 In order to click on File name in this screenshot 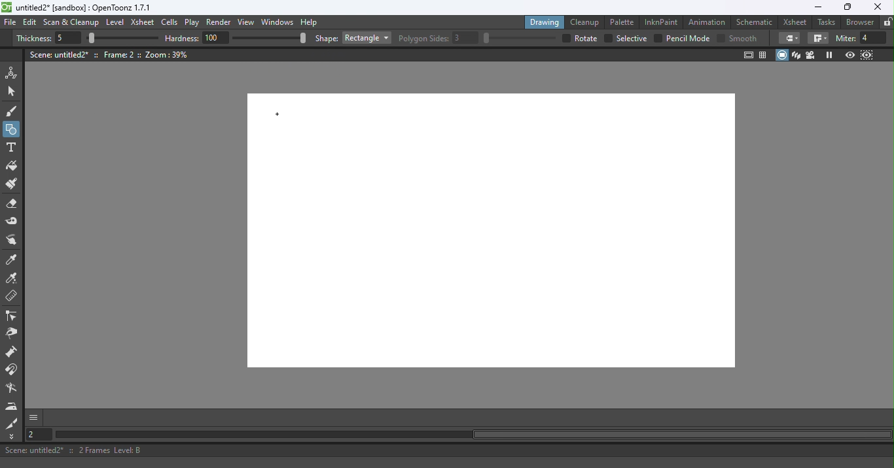, I will do `click(84, 8)`.